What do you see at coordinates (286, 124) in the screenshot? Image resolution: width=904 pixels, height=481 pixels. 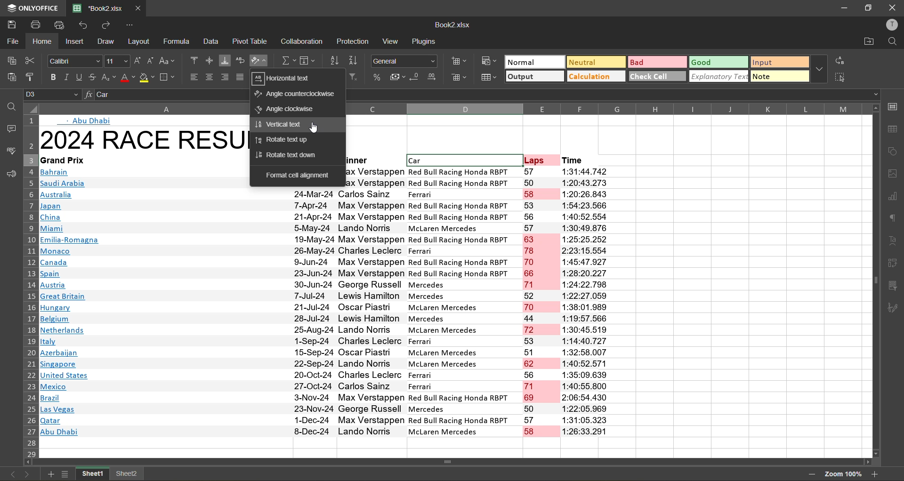 I see `vertical text` at bounding box center [286, 124].